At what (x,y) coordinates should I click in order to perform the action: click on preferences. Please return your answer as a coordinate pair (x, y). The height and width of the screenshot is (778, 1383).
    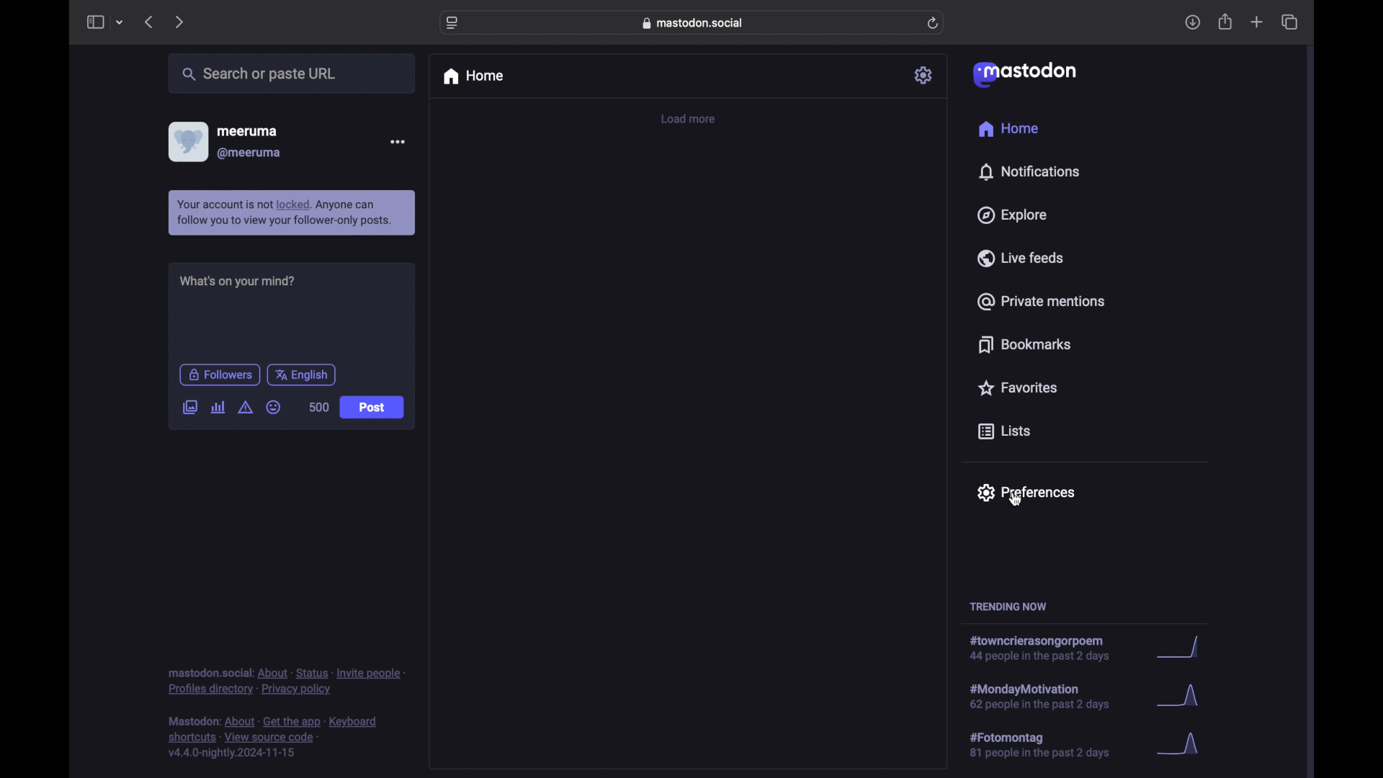
    Looking at the image, I should click on (1028, 493).